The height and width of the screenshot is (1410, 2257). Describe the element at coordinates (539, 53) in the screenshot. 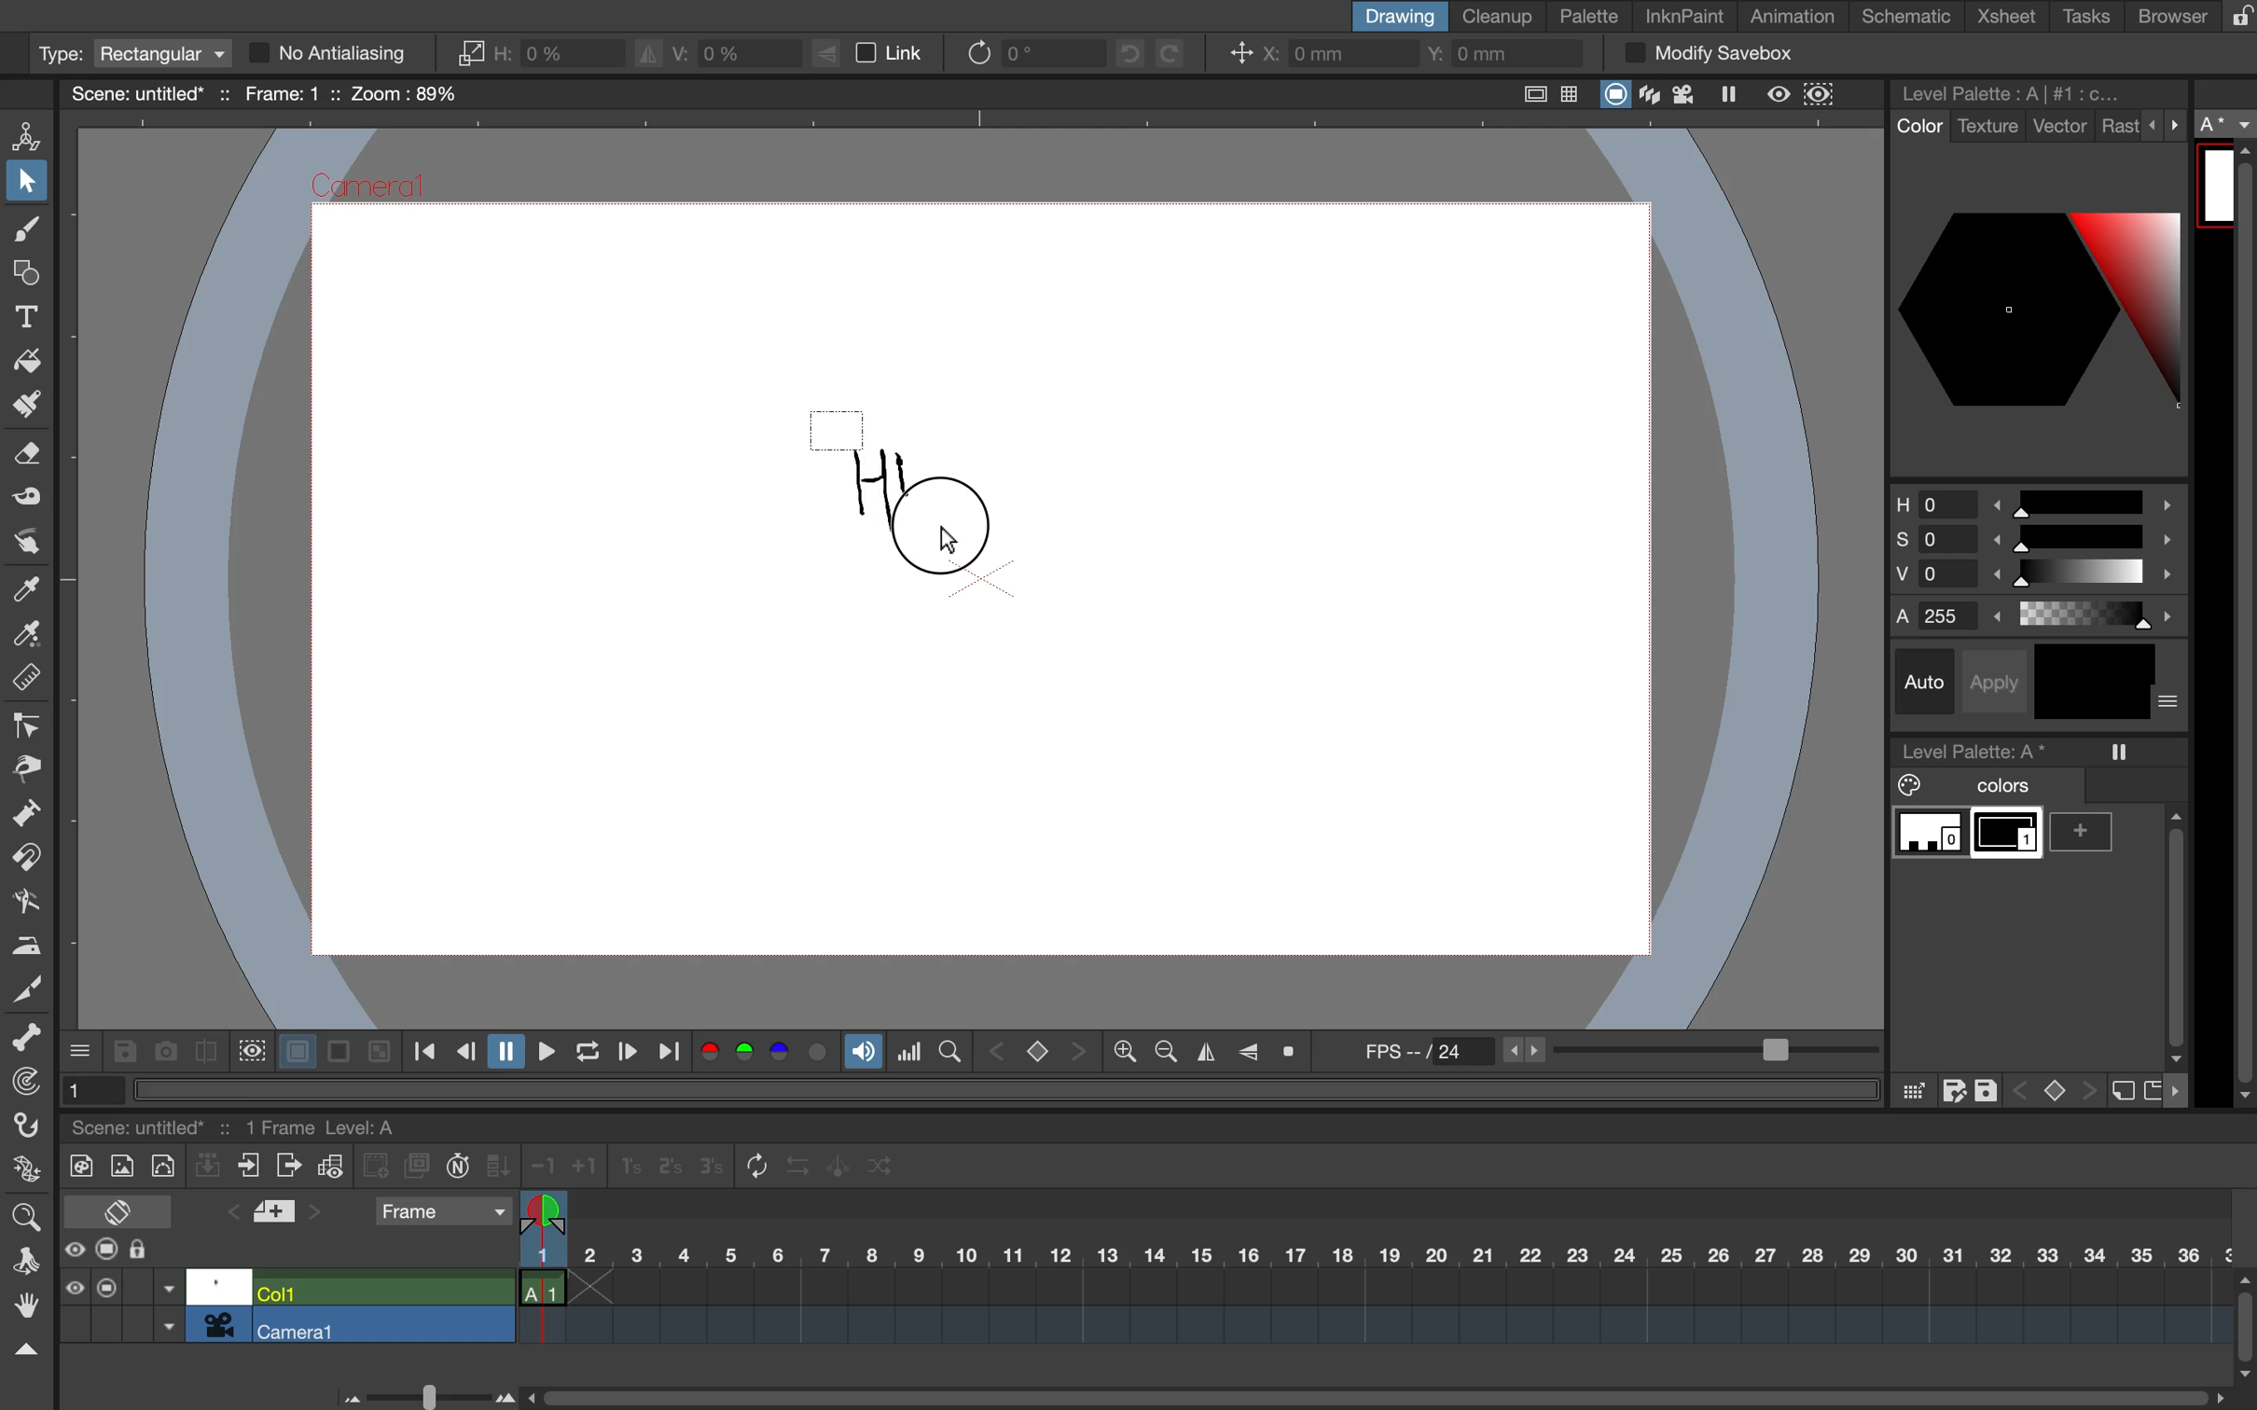

I see `horizontal scaling` at that location.